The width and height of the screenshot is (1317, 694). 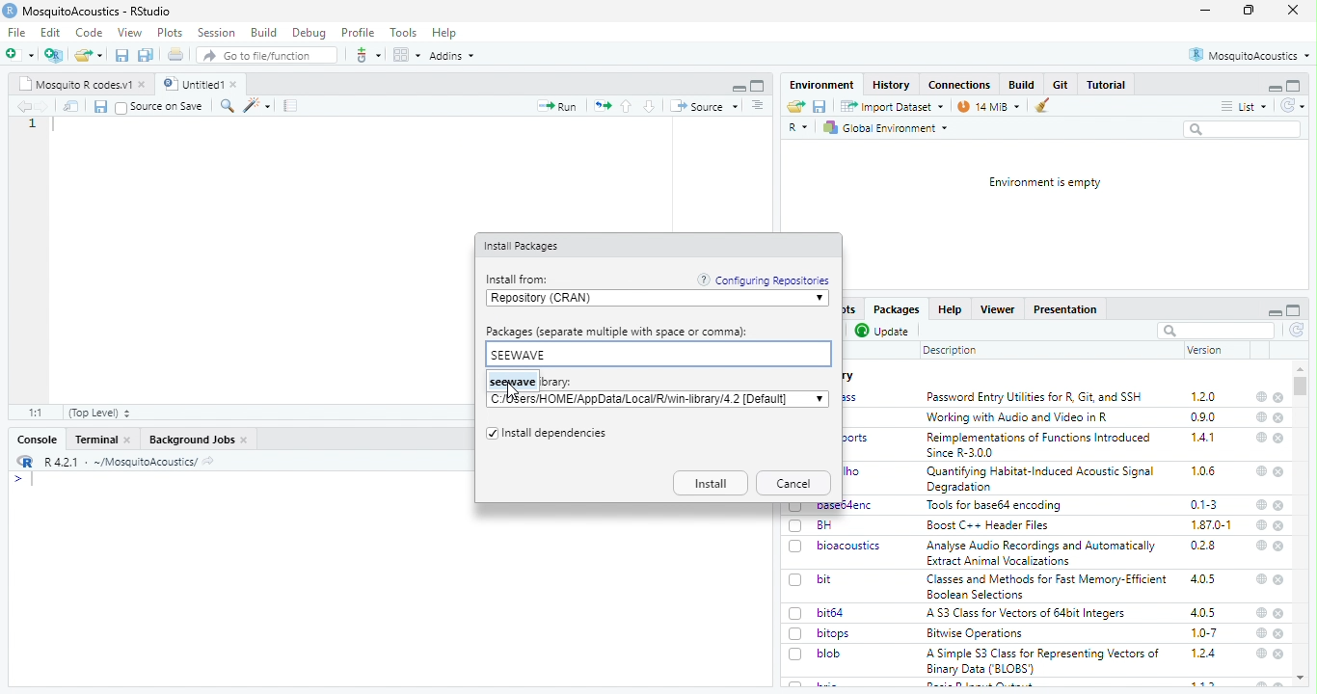 What do you see at coordinates (406, 55) in the screenshot?
I see `grid` at bounding box center [406, 55].